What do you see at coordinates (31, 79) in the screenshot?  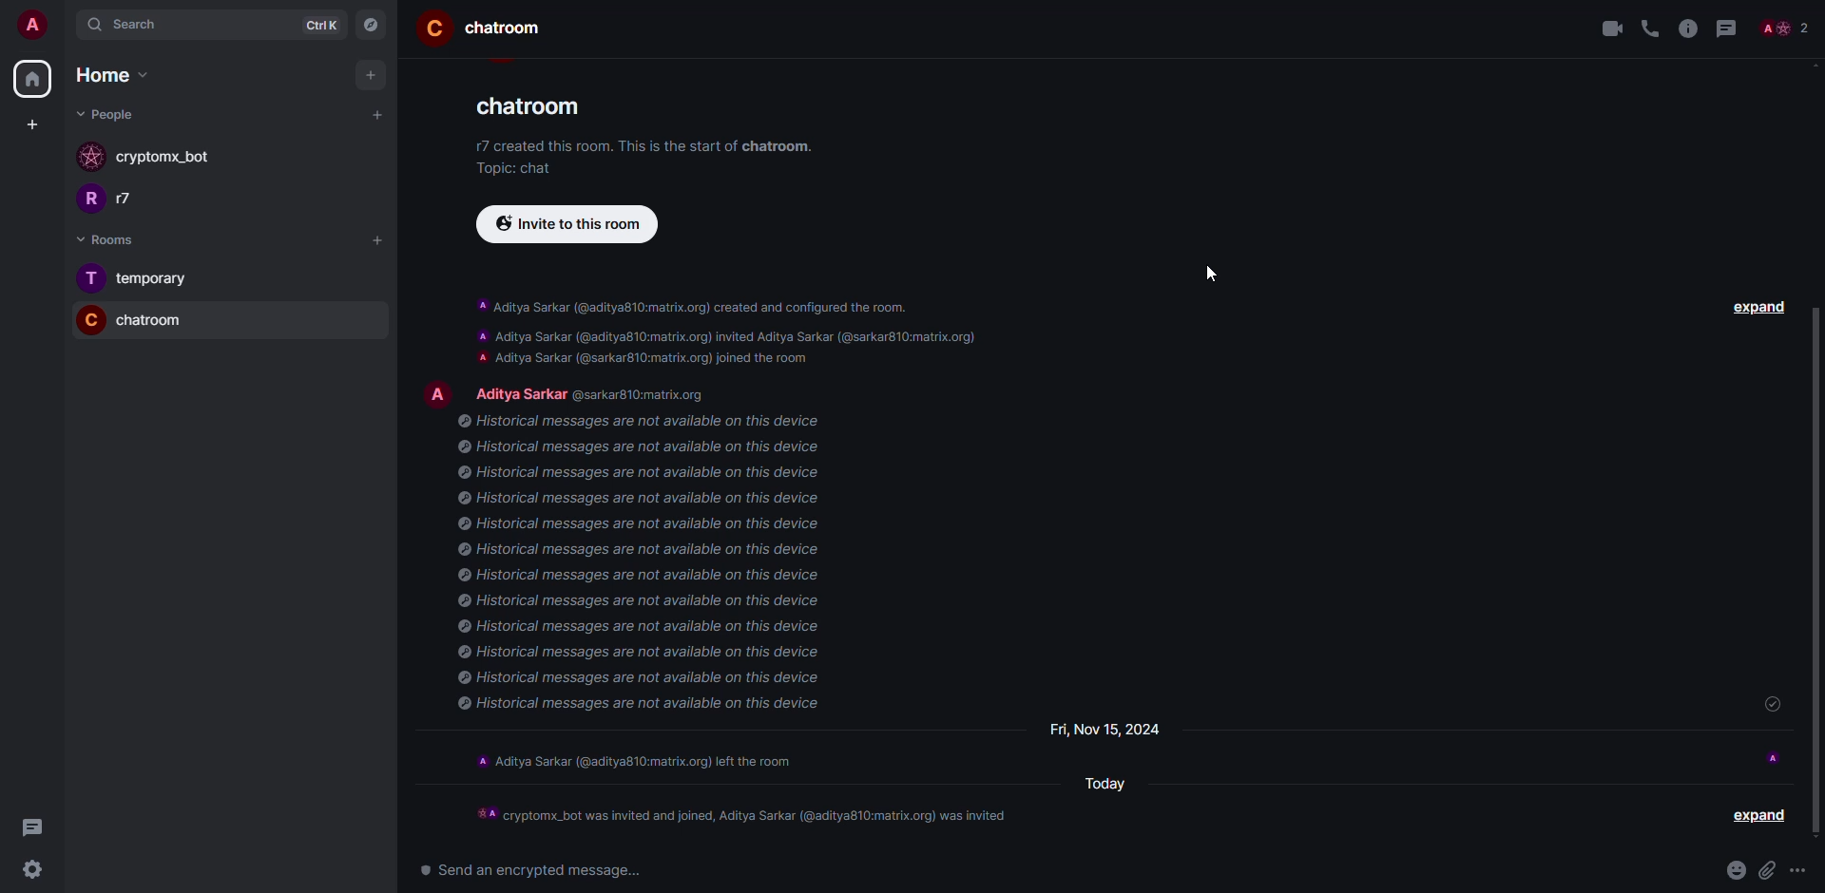 I see `home` at bounding box center [31, 79].